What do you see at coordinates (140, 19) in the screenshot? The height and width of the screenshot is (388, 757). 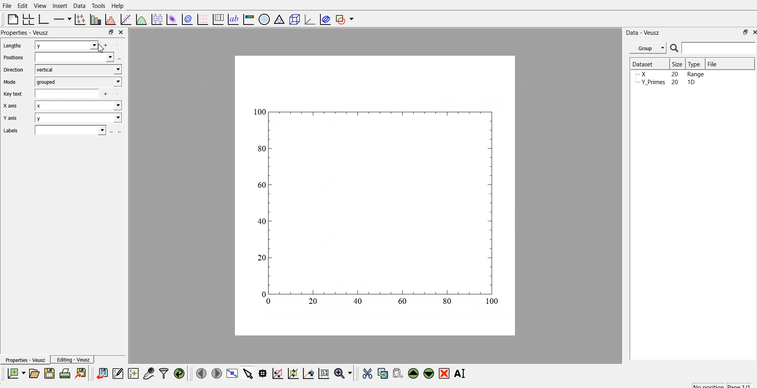 I see `plot function` at bounding box center [140, 19].